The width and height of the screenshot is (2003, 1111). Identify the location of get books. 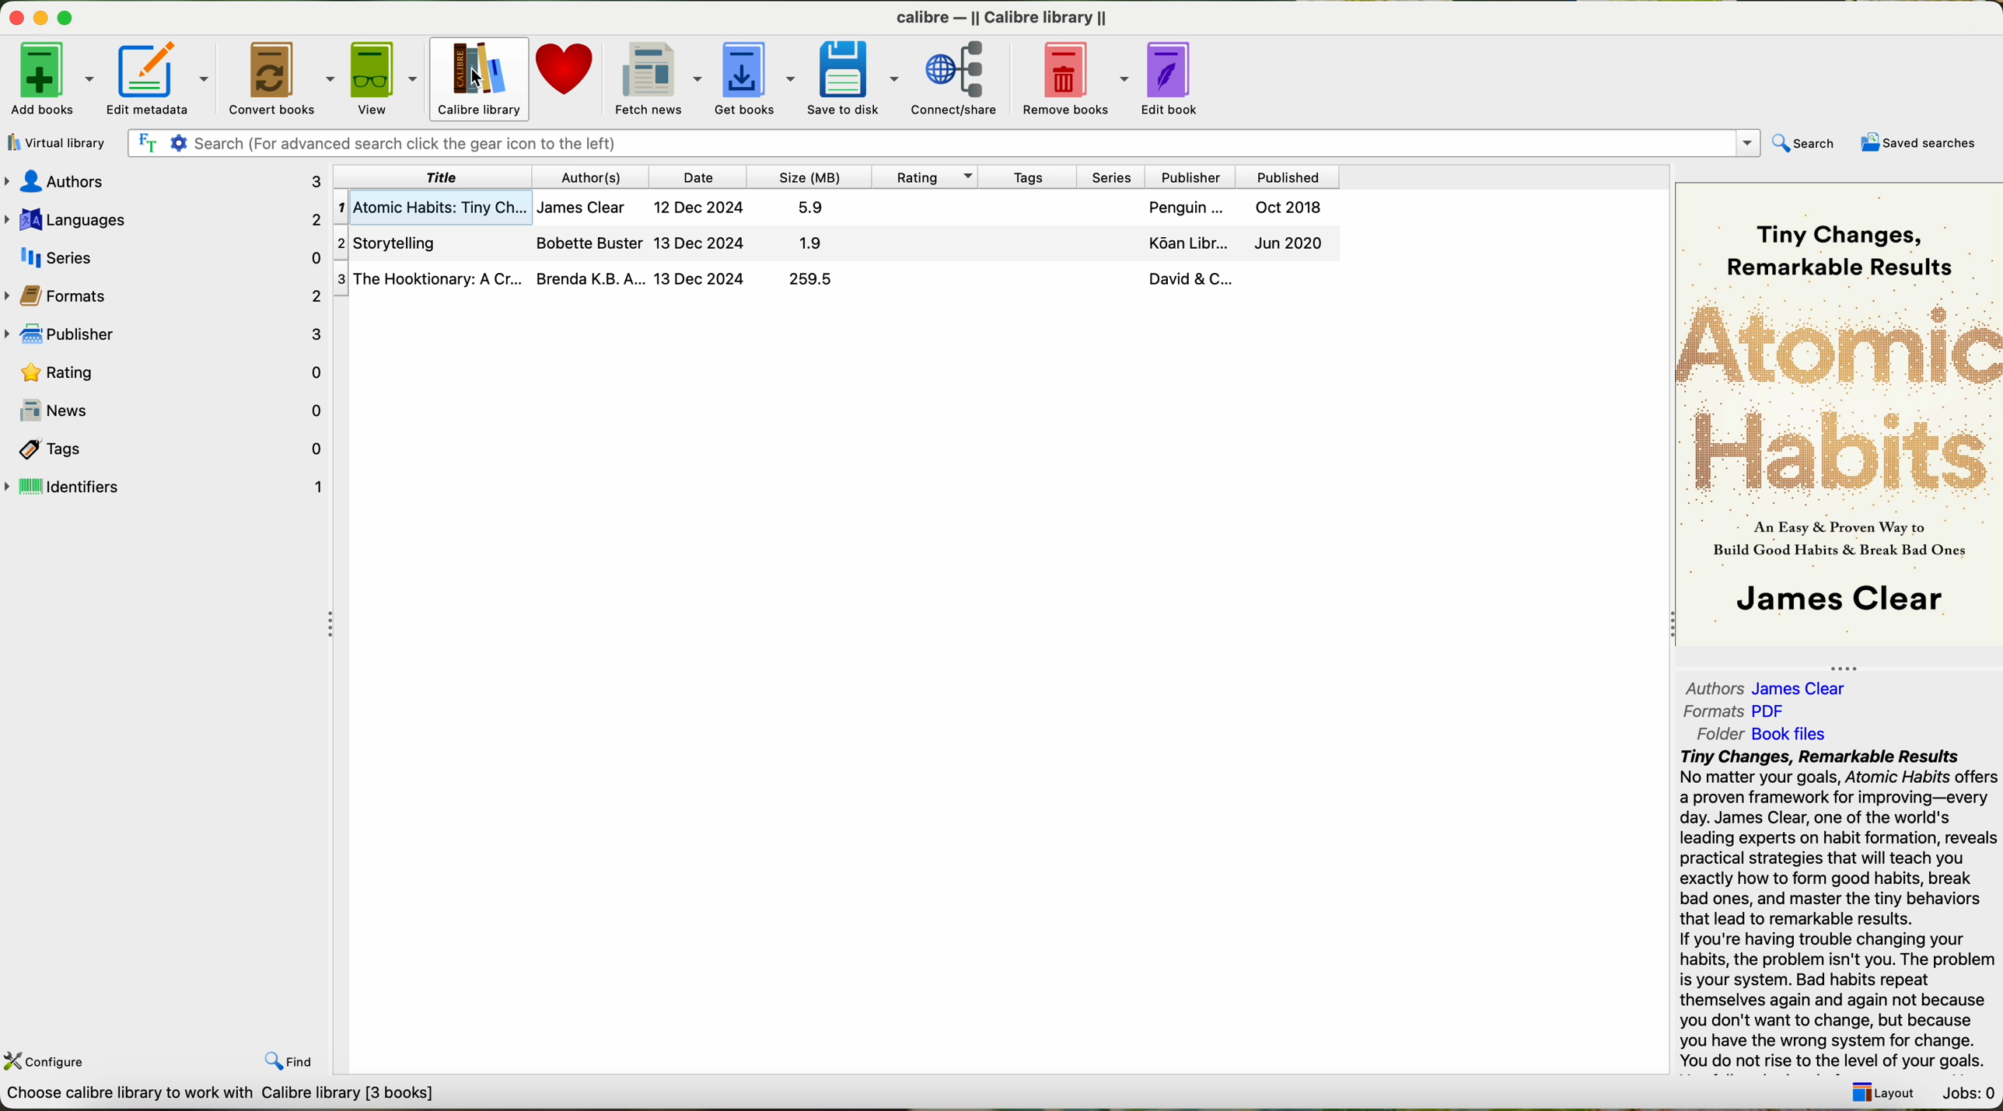
(753, 77).